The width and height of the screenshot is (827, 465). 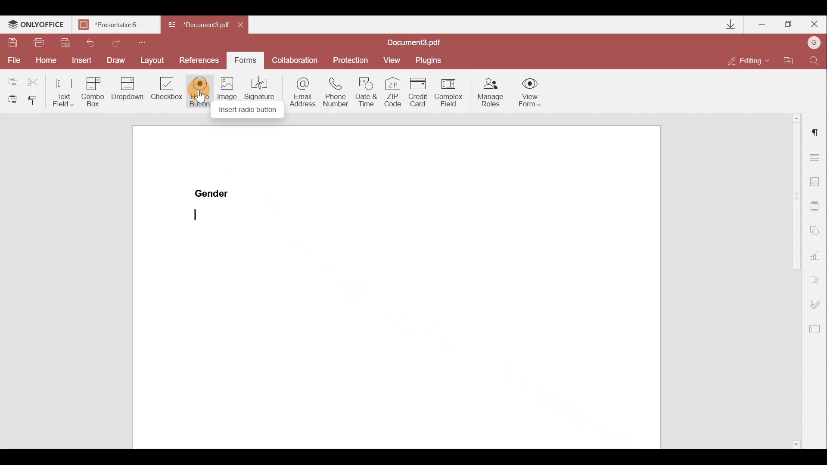 I want to click on Text field, so click(x=62, y=91).